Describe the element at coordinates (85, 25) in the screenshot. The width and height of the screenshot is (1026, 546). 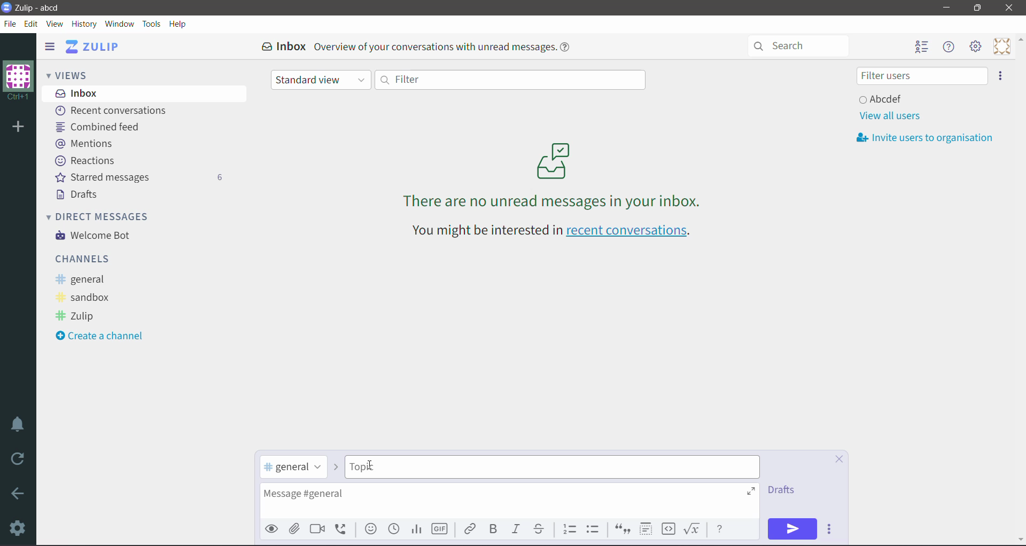
I see `History` at that location.